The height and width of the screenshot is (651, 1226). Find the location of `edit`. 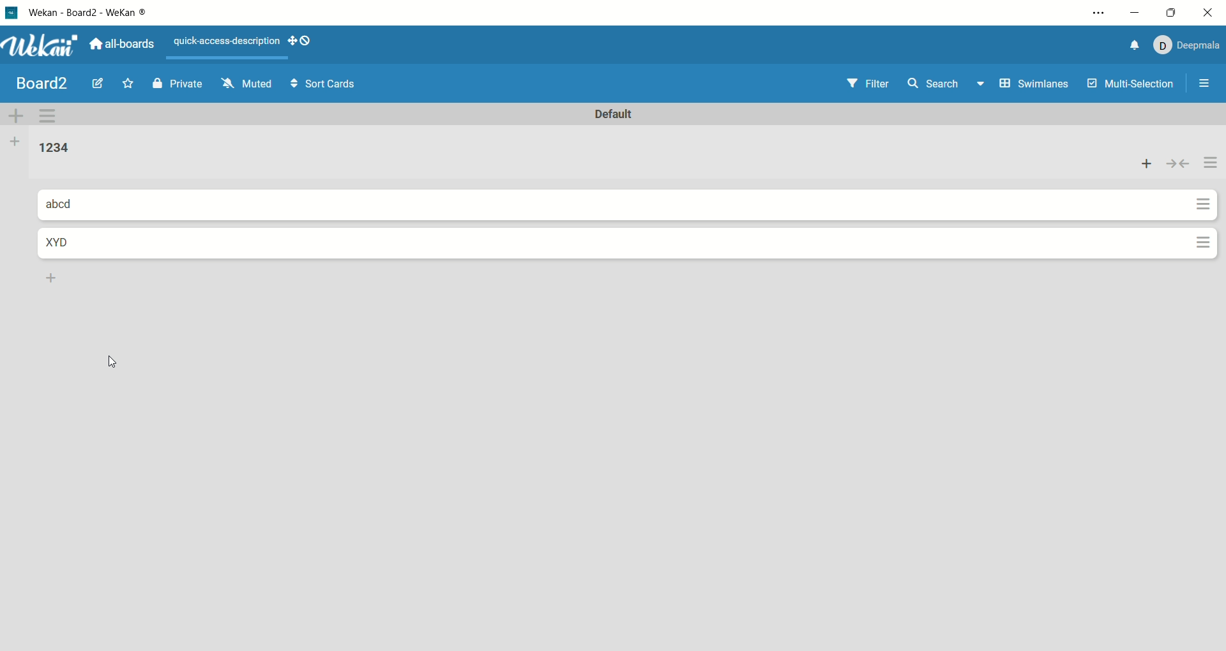

edit is located at coordinates (96, 85).